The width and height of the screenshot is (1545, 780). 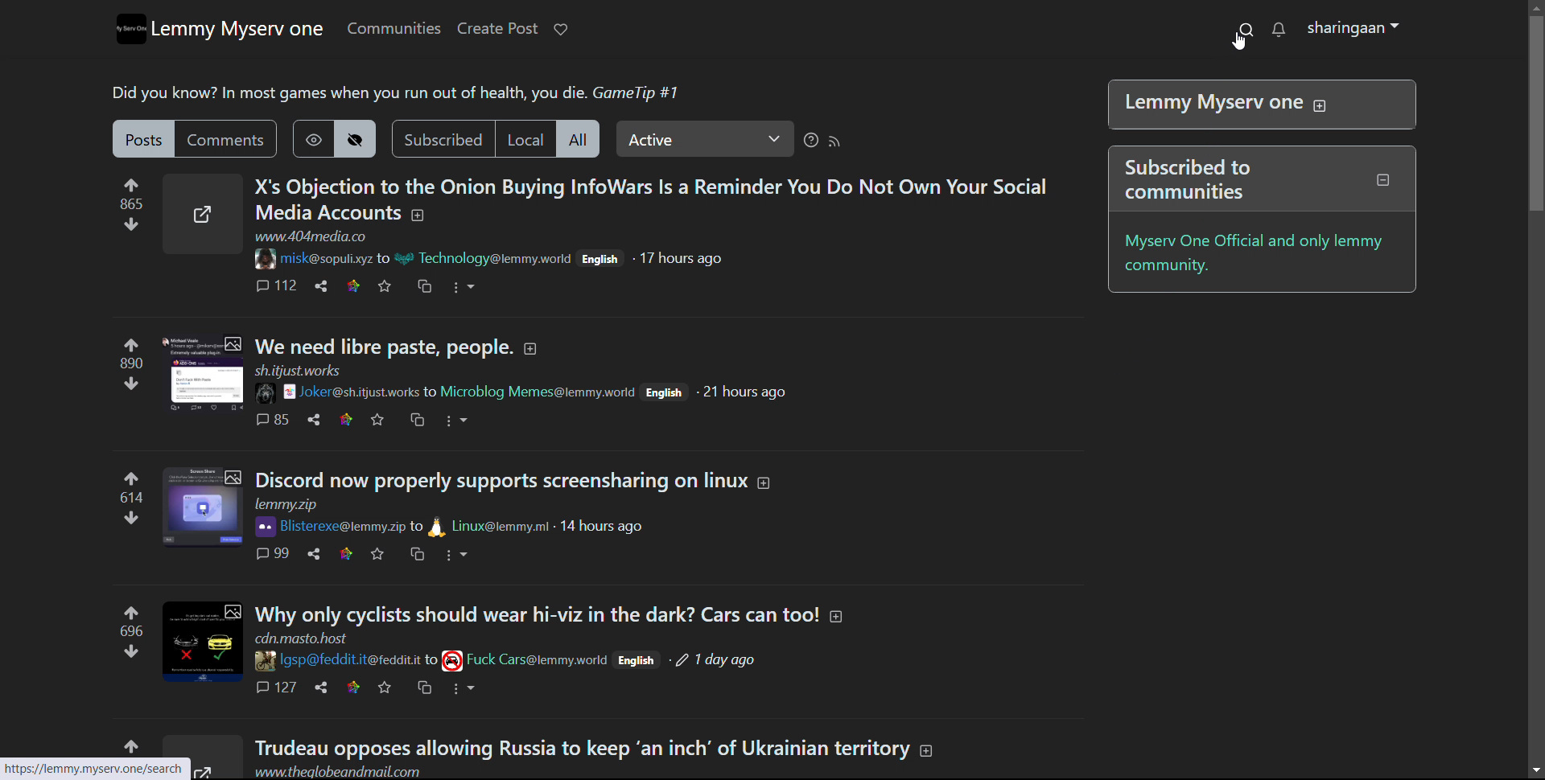 What do you see at coordinates (130, 204) in the screenshot?
I see `upvote and downvotes` at bounding box center [130, 204].